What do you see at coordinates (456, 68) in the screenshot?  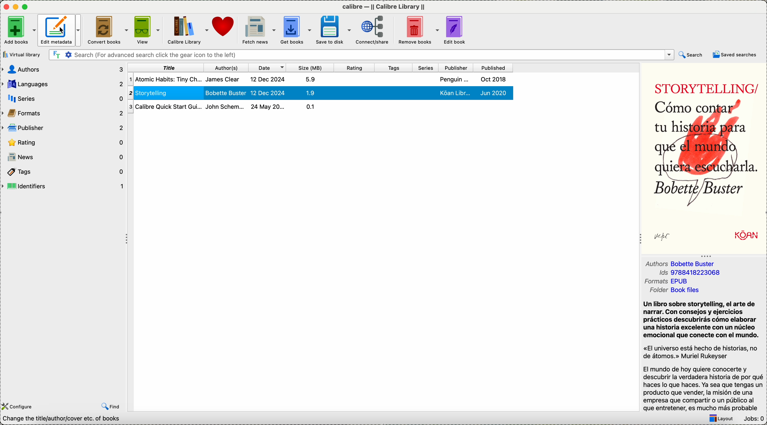 I see `publisher` at bounding box center [456, 68].